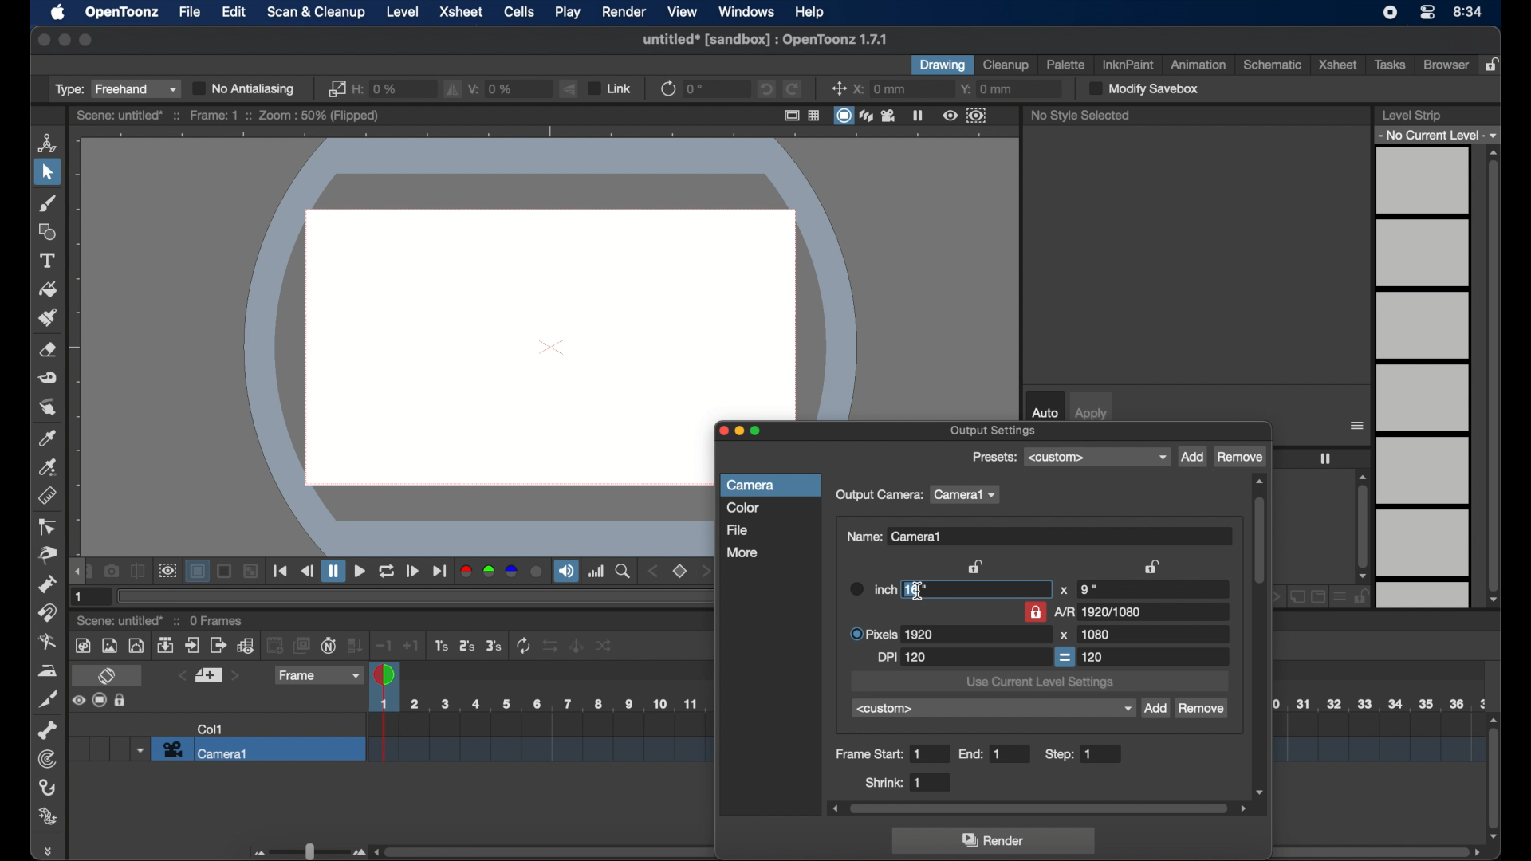  What do you see at coordinates (623, 12) in the screenshot?
I see `render` at bounding box center [623, 12].